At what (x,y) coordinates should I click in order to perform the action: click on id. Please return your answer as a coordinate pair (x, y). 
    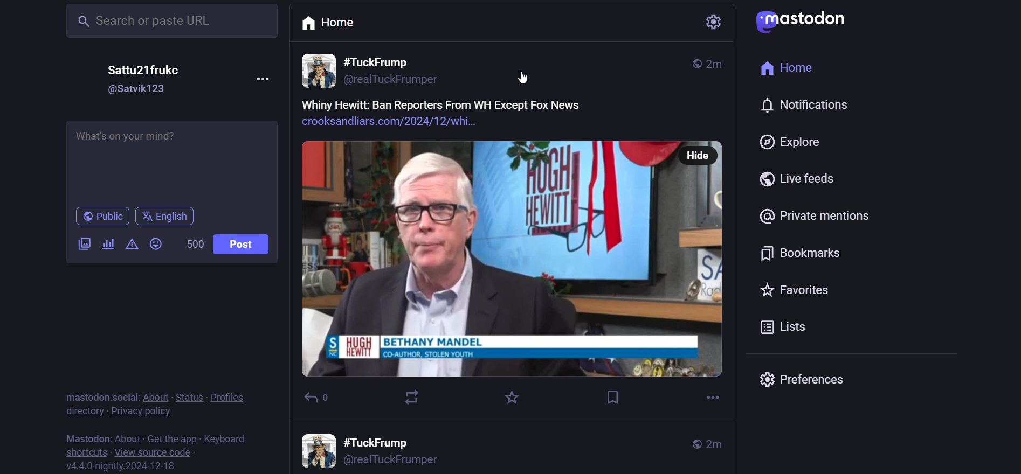
    Looking at the image, I should click on (392, 81).